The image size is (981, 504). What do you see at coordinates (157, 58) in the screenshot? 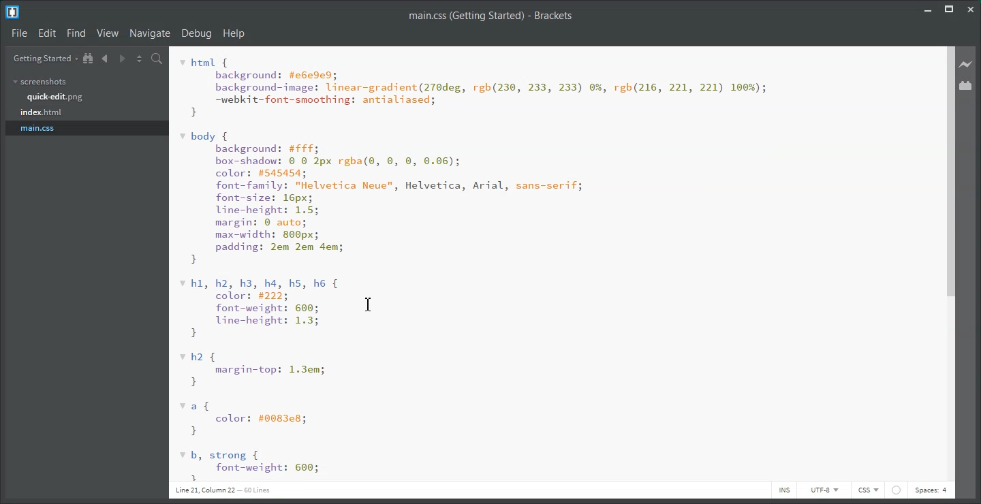
I see `Find In files` at bounding box center [157, 58].